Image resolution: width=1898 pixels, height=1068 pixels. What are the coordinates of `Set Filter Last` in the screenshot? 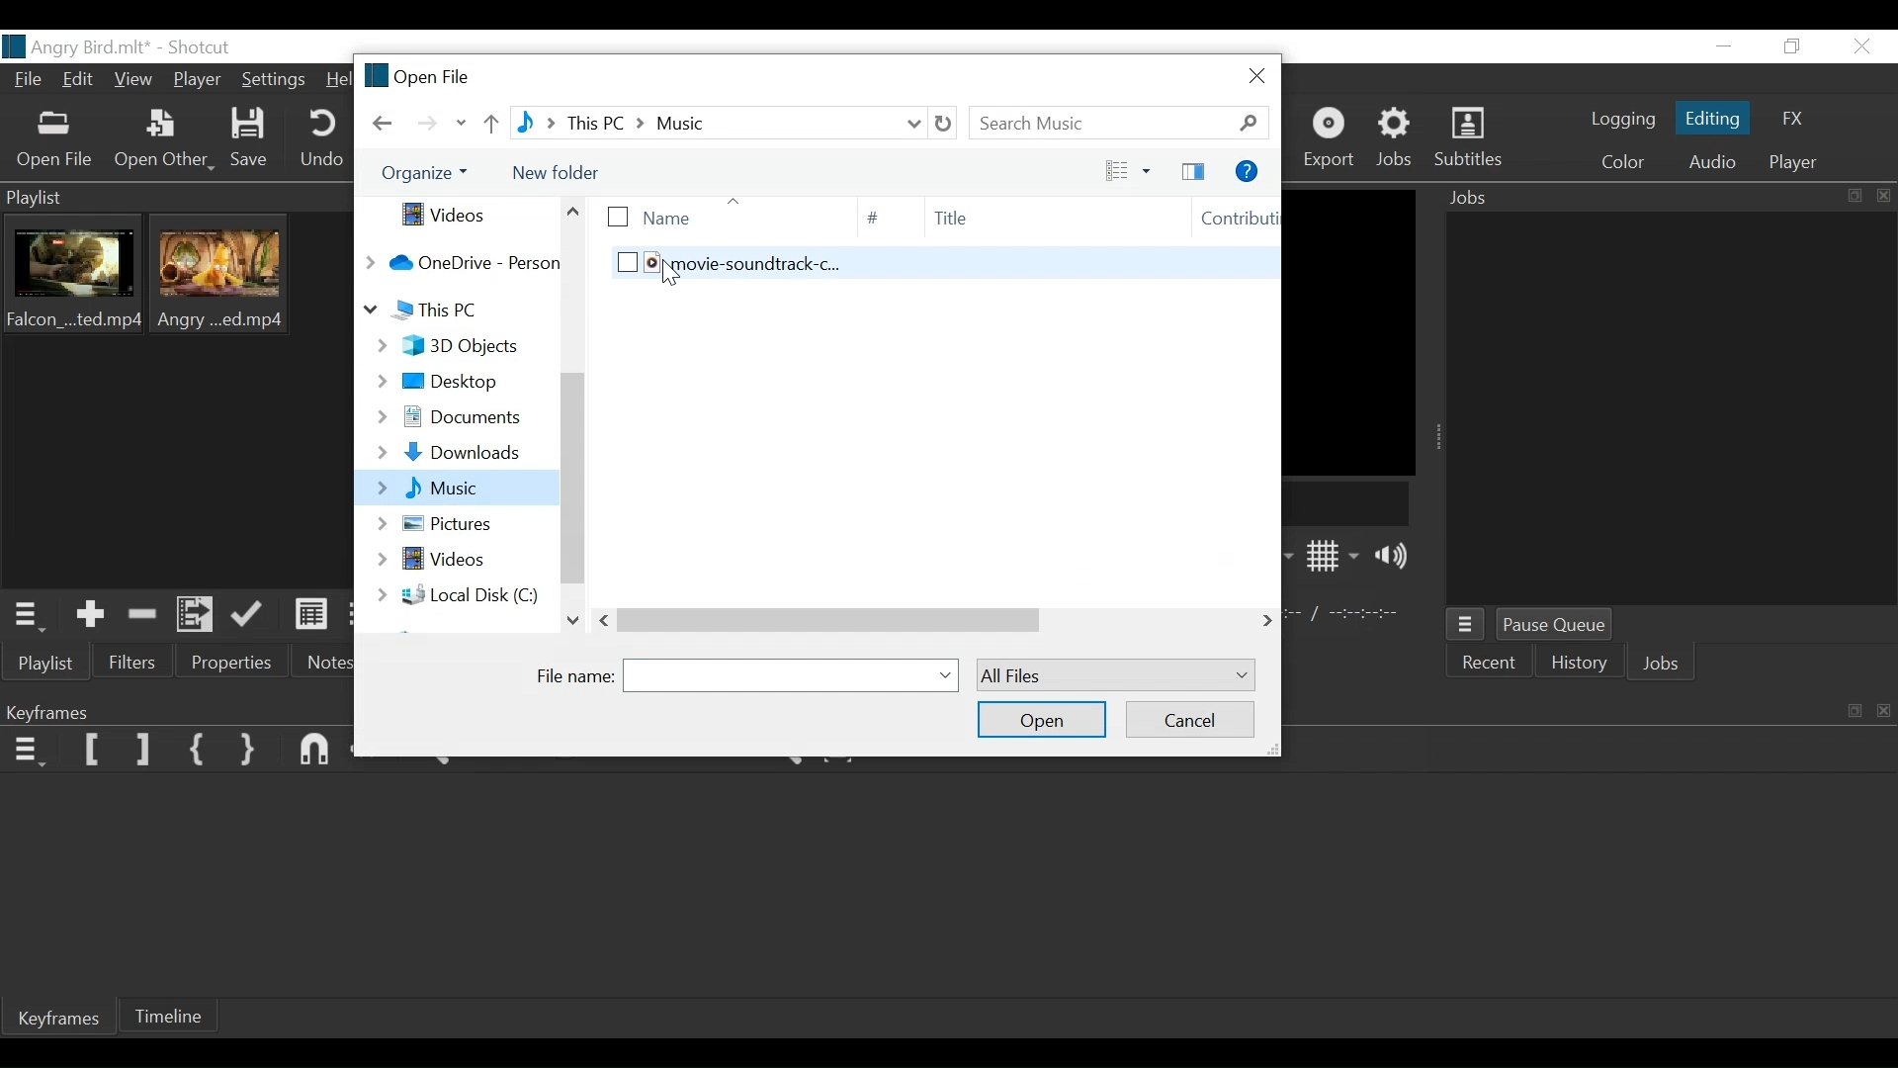 It's located at (145, 750).